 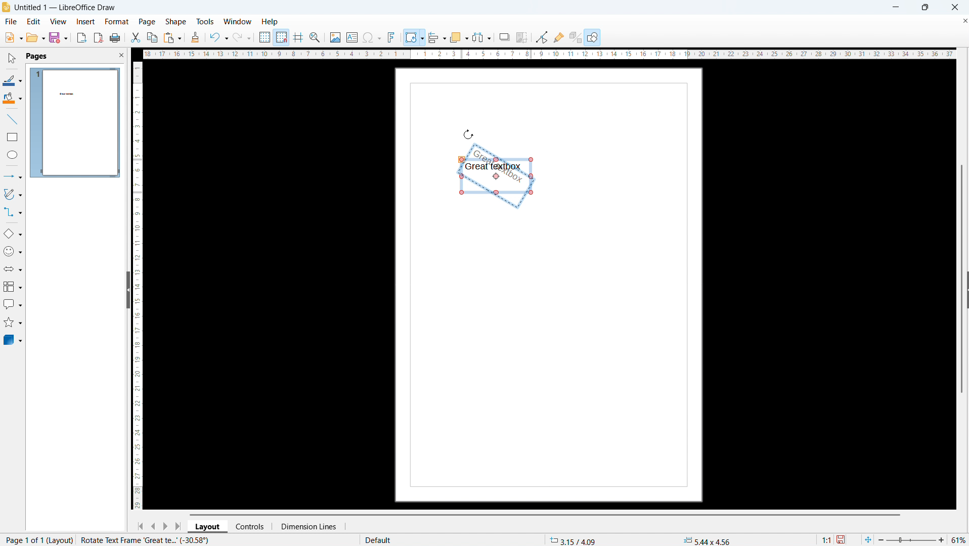 What do you see at coordinates (82, 37) in the screenshot?
I see `export` at bounding box center [82, 37].